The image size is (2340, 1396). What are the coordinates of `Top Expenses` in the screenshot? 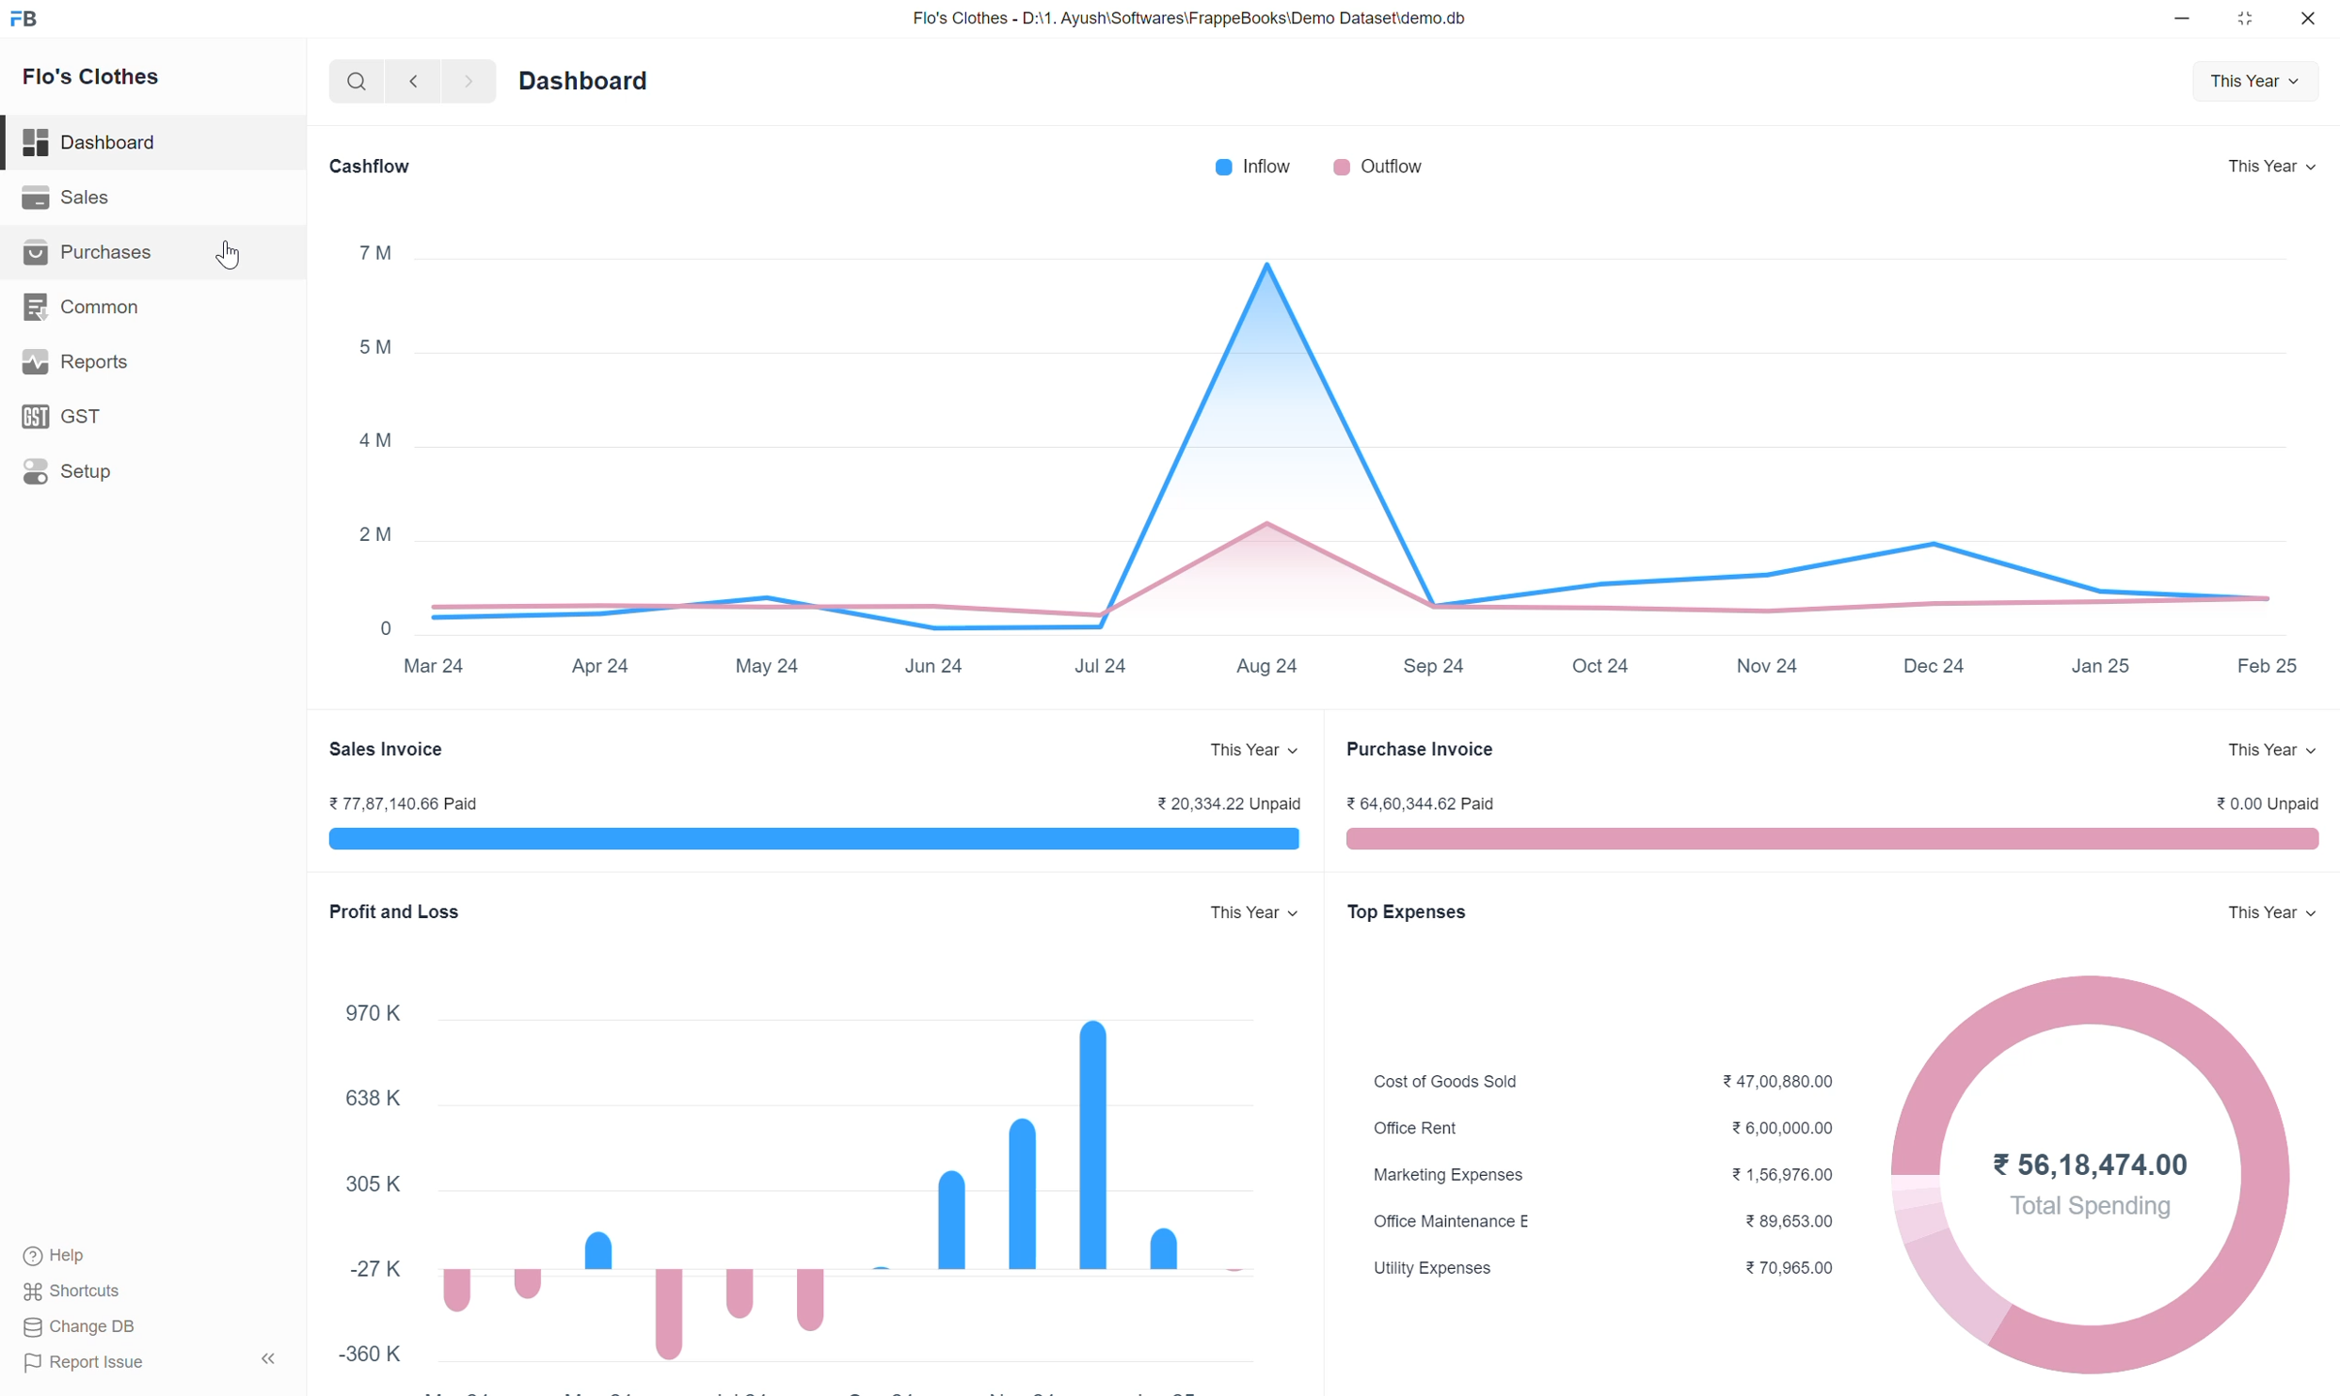 It's located at (1406, 913).